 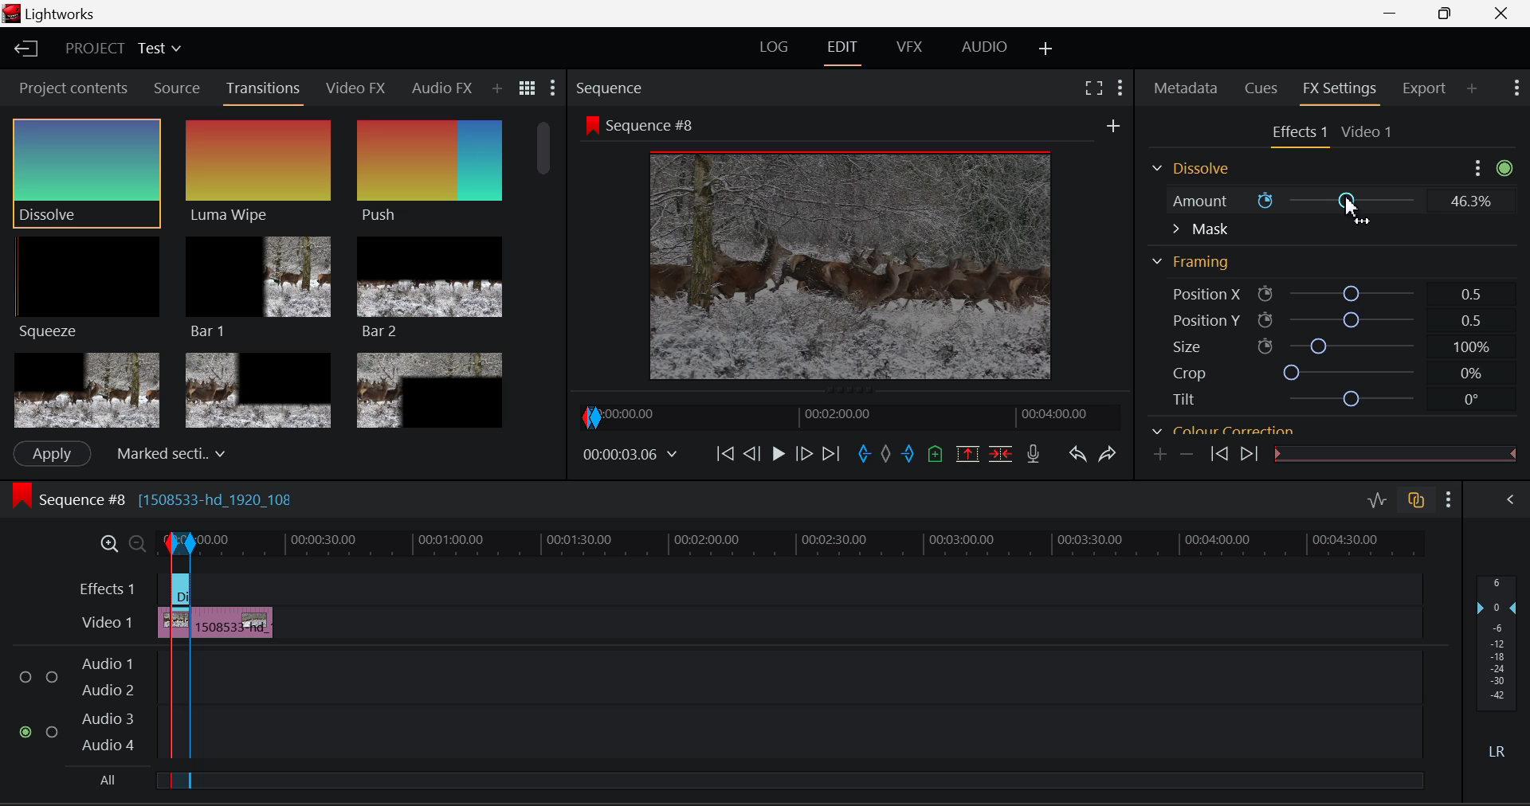 I want to click on Go Back, so click(x=751, y=455).